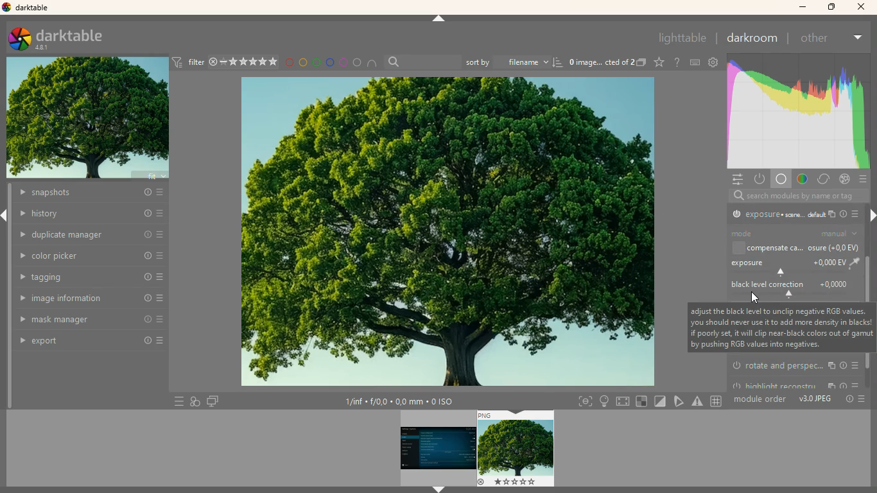 The image size is (877, 493). Describe the element at coordinates (175, 401) in the screenshot. I see `more` at that location.